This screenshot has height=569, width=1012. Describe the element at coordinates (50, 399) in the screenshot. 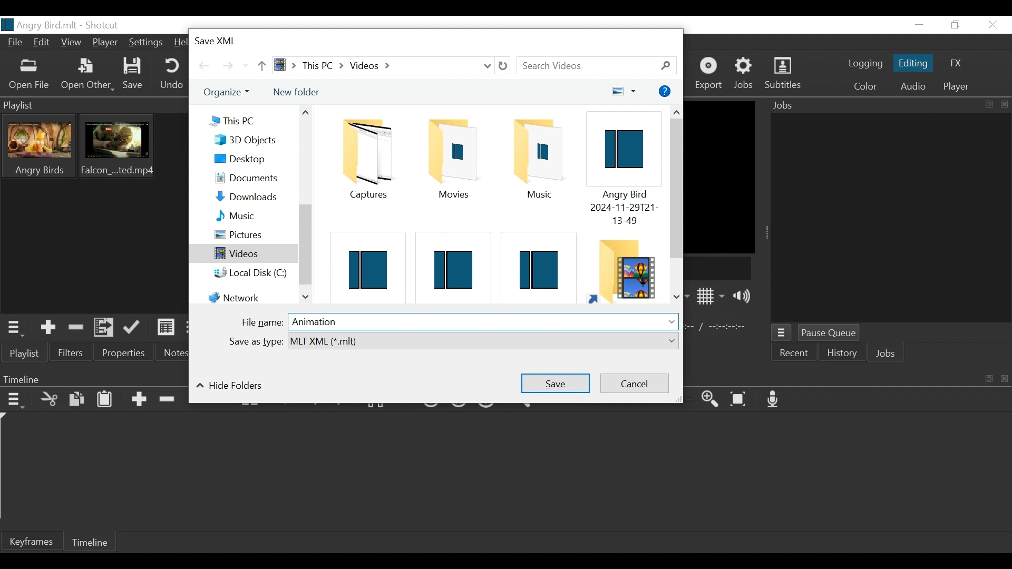

I see `Cut` at that location.